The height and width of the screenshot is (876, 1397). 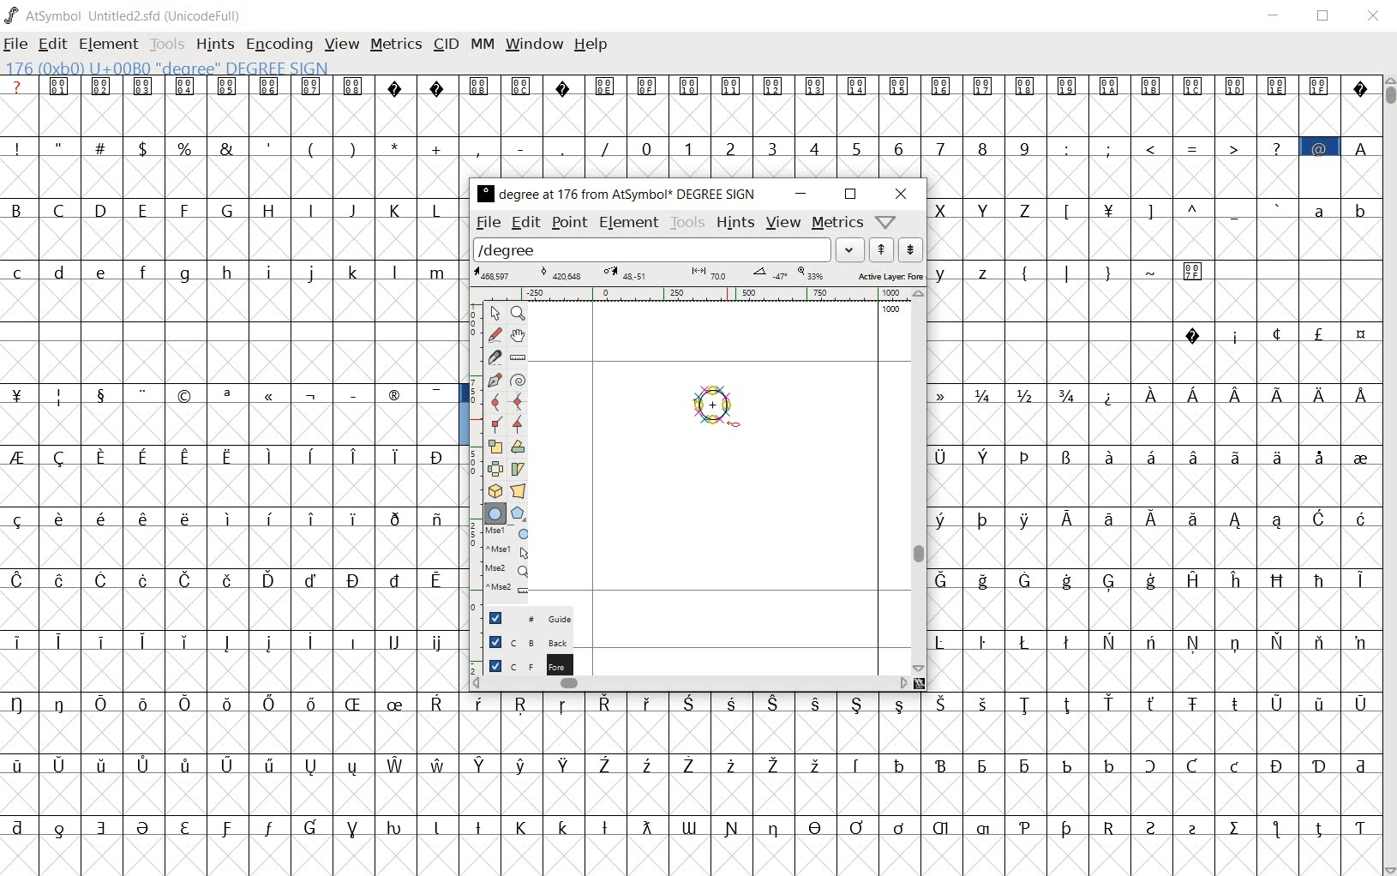 What do you see at coordinates (494, 357) in the screenshot?
I see `cut splines in two` at bounding box center [494, 357].